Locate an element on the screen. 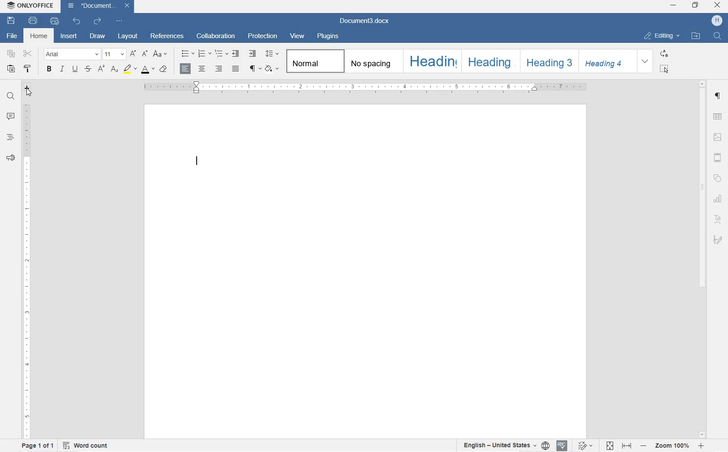 Image resolution: width=728 pixels, height=452 pixels. FILE NAME is located at coordinates (100, 6).